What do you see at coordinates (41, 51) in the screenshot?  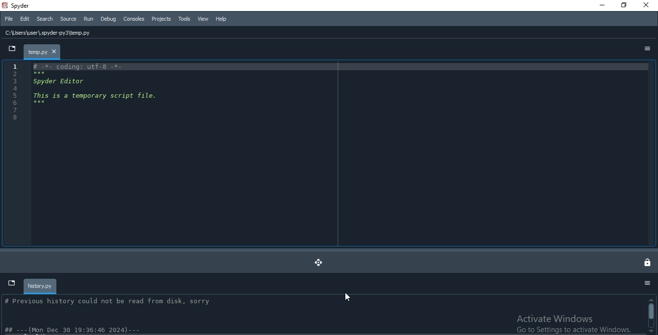 I see `file tab` at bounding box center [41, 51].